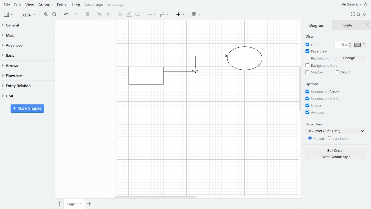 The height and width of the screenshot is (209, 371). Describe the element at coordinates (311, 44) in the screenshot. I see `Grid` at that location.